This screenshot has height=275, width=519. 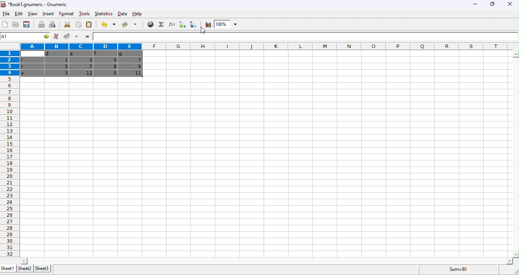 What do you see at coordinates (84, 13) in the screenshot?
I see `tools` at bounding box center [84, 13].